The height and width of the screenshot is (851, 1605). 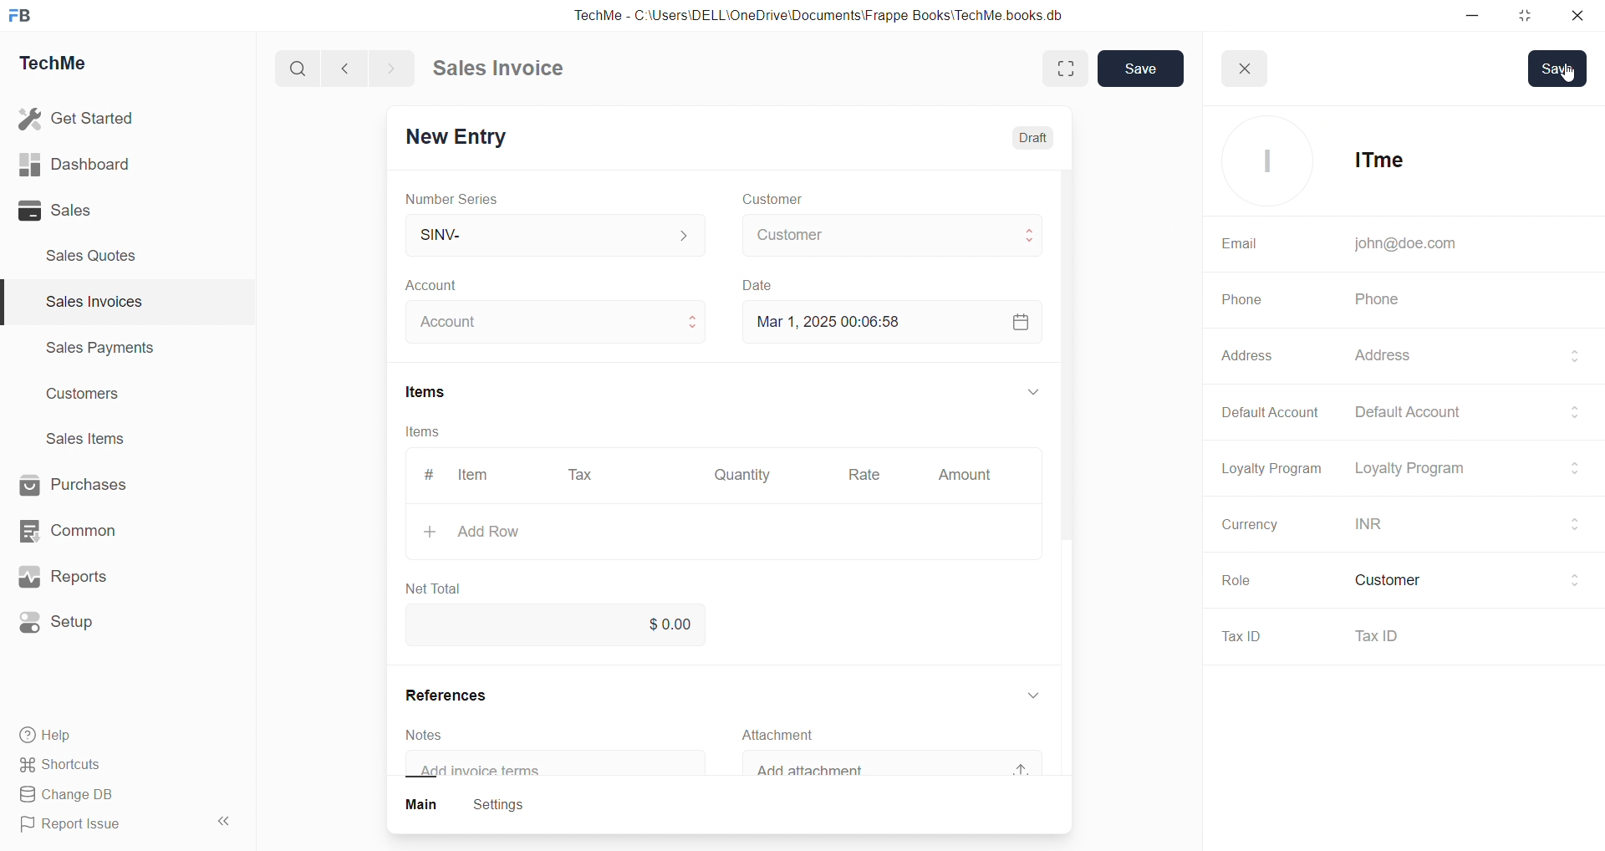 I want to click on Save, so click(x=1141, y=69).